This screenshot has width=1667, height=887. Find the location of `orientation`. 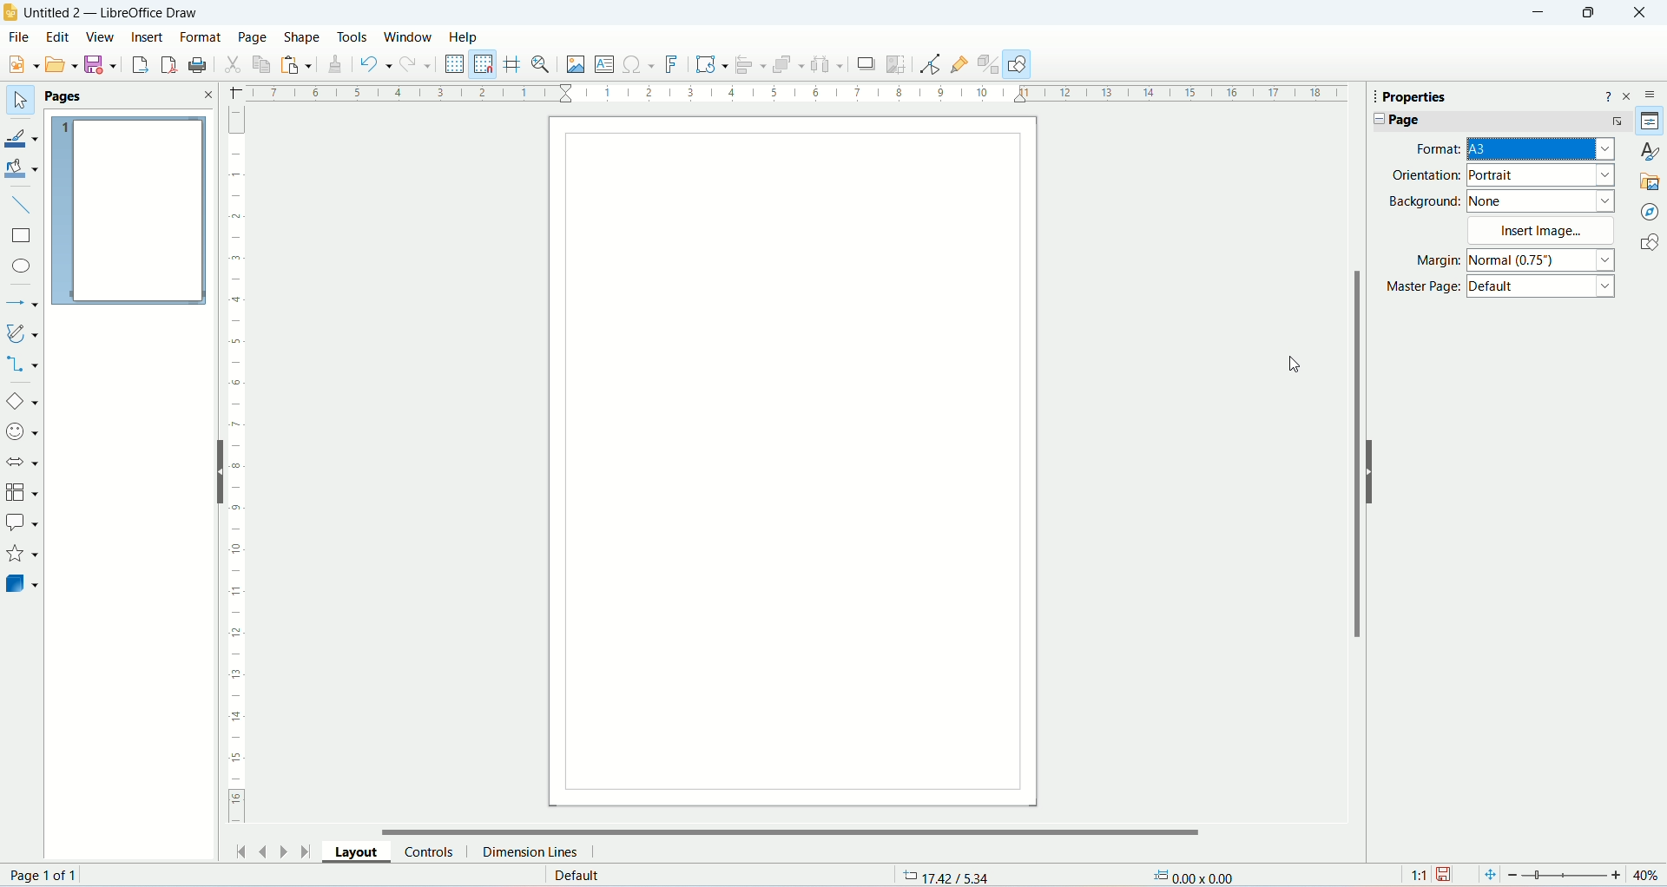

orientation is located at coordinates (1503, 176).